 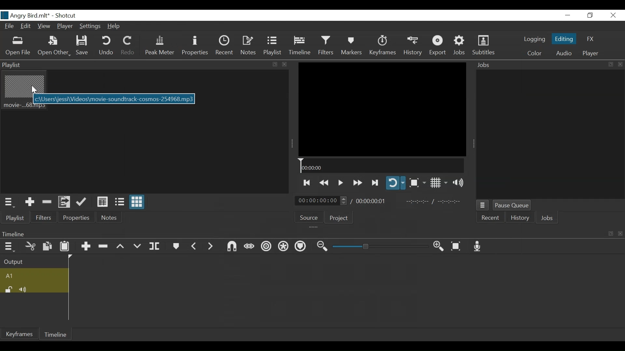 I want to click on Current Duration, so click(x=323, y=201).